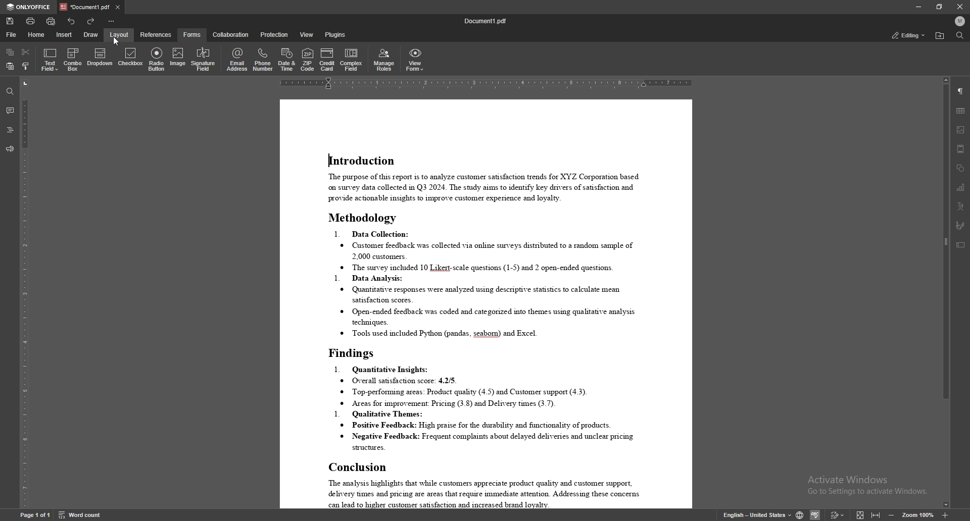 This screenshot has width=970, height=521. I want to click on tab, so click(84, 7).